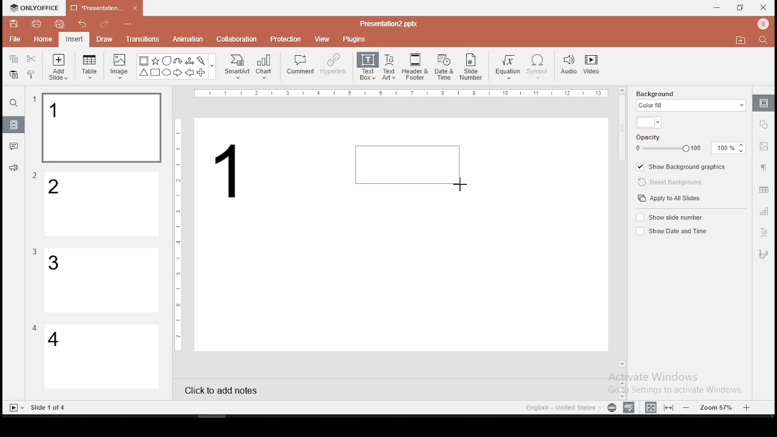 Image resolution: width=777 pixels, height=437 pixels. Describe the element at coordinates (236, 176) in the screenshot. I see `text` at that location.